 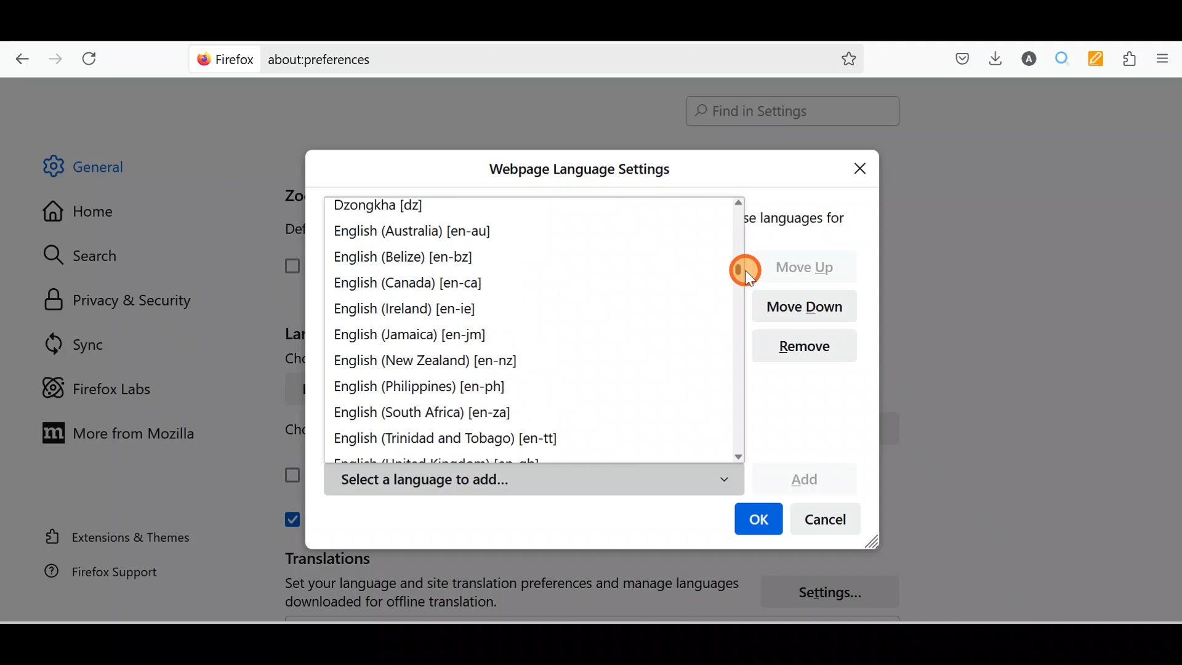 What do you see at coordinates (804, 477) in the screenshot?
I see `Add` at bounding box center [804, 477].